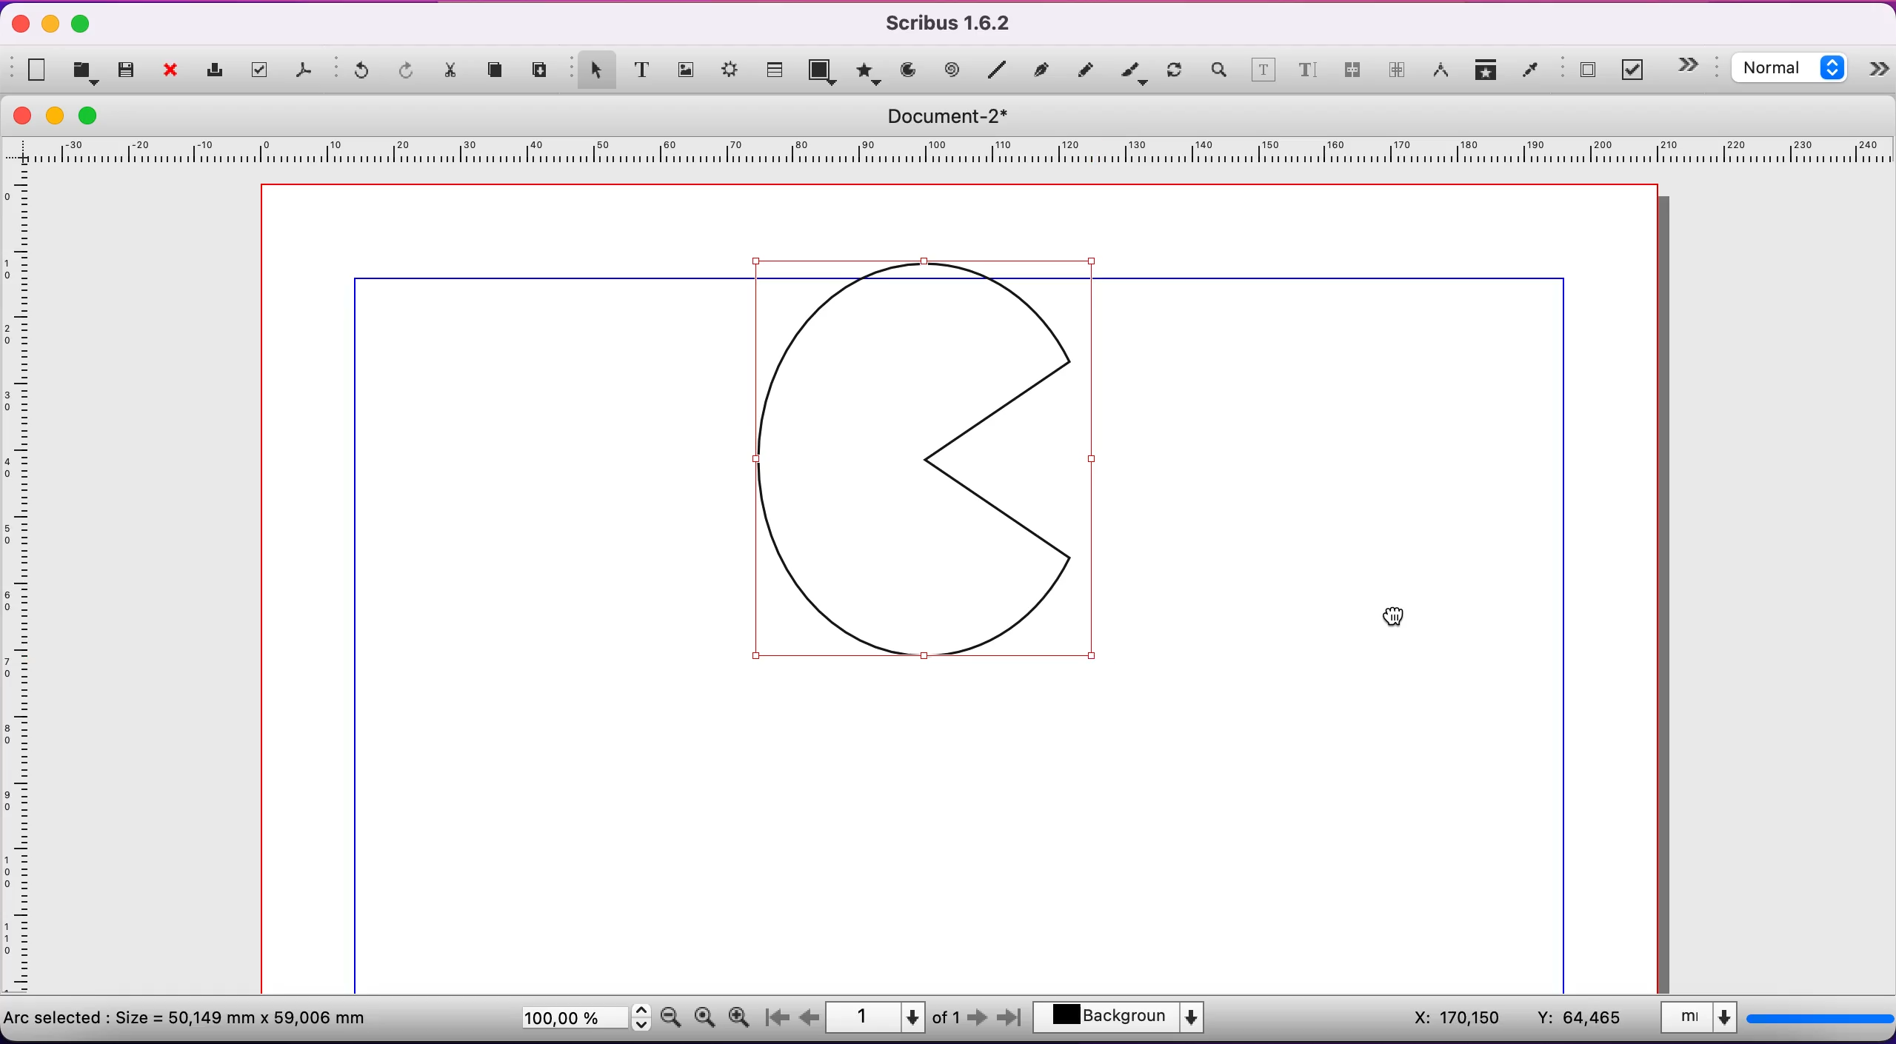 This screenshot has height=1044, width=1896. I want to click on select image preview quality, so click(1793, 70).